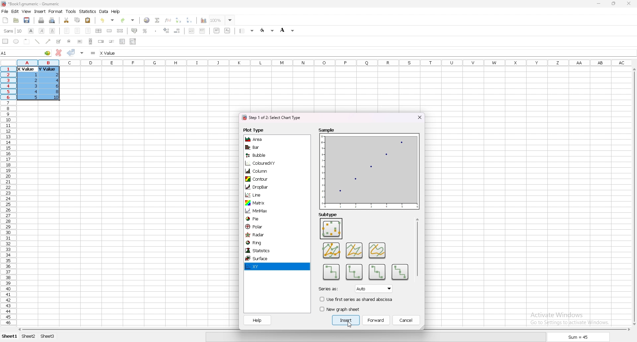 The image size is (637, 342). I want to click on foreground, so click(268, 30).